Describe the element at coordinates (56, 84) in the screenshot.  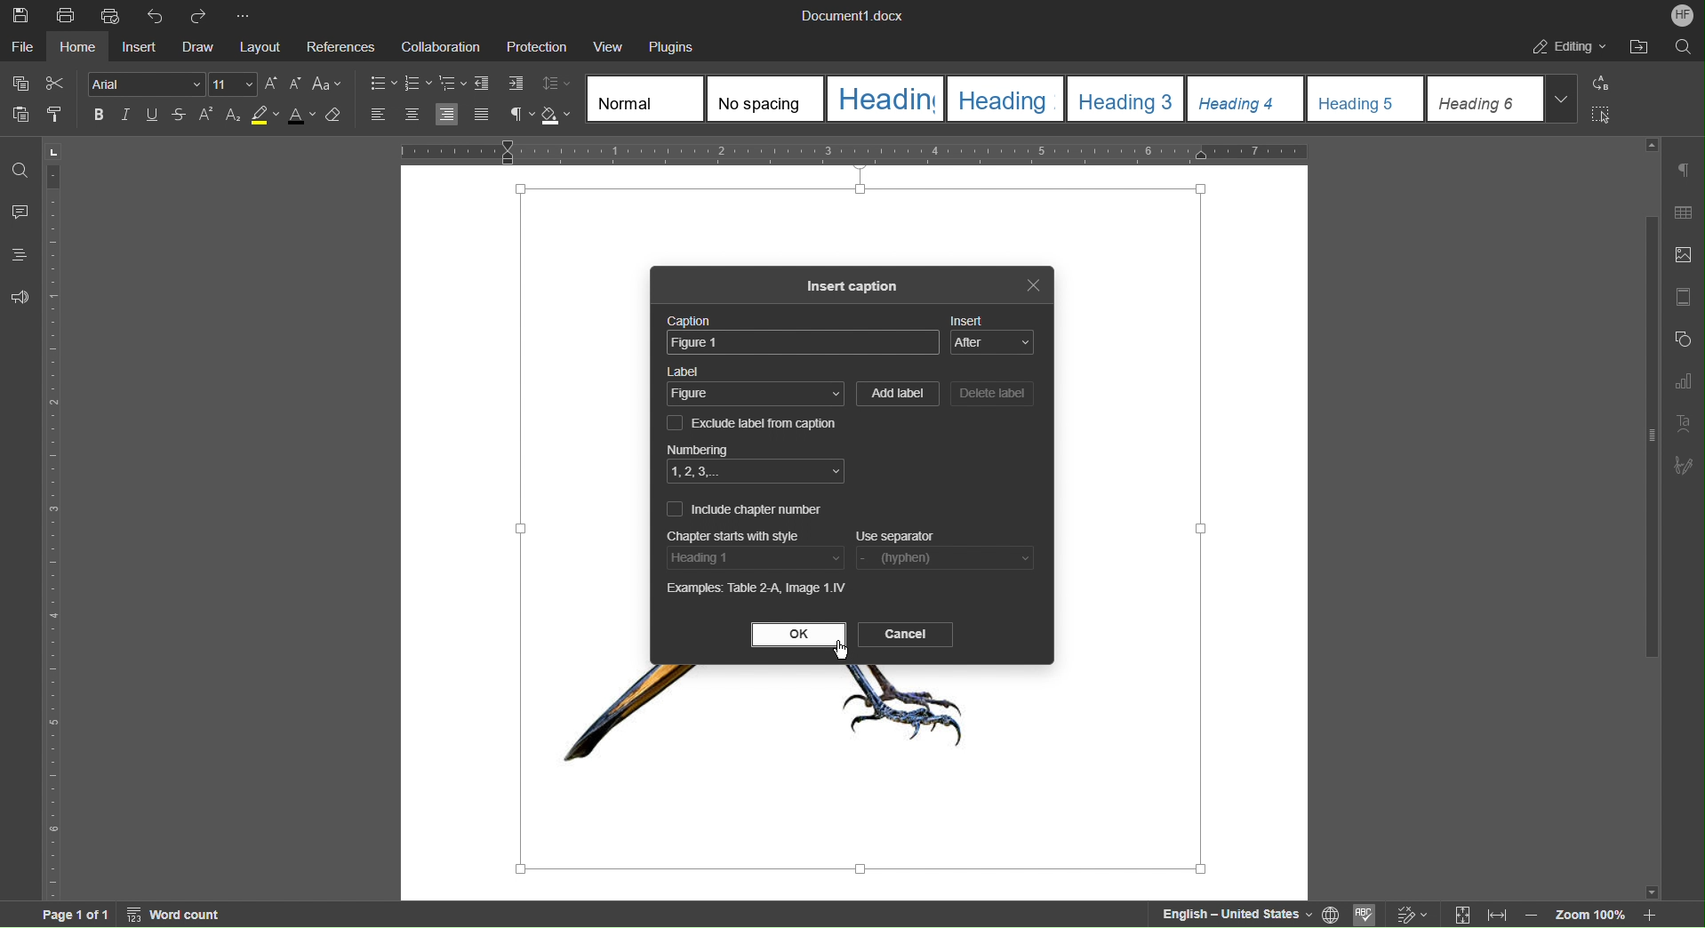
I see `Cut` at that location.